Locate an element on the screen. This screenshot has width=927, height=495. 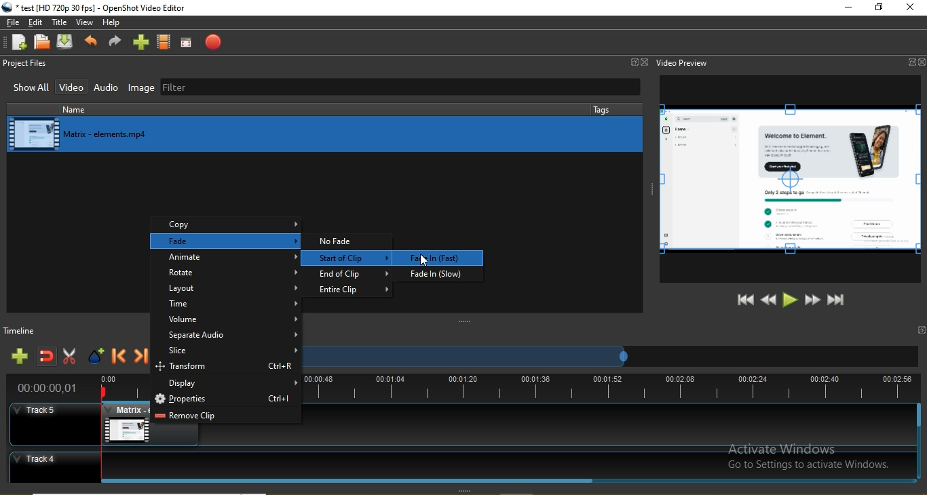
Next marker is located at coordinates (143, 359).